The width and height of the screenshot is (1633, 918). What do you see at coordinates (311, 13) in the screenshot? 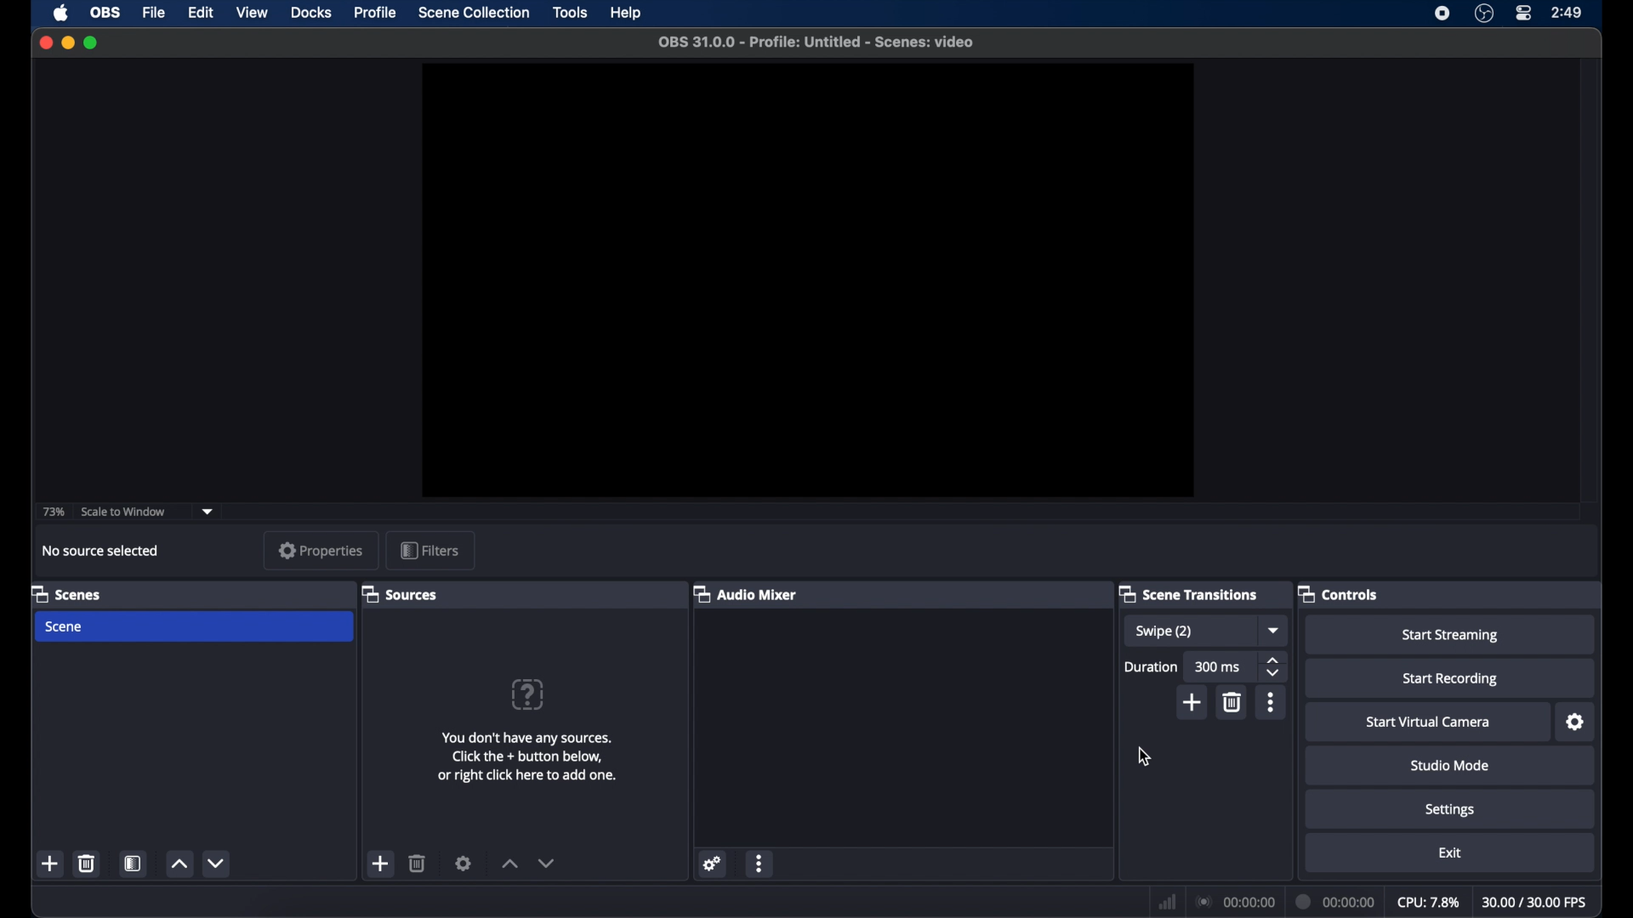
I see `docks` at bounding box center [311, 13].